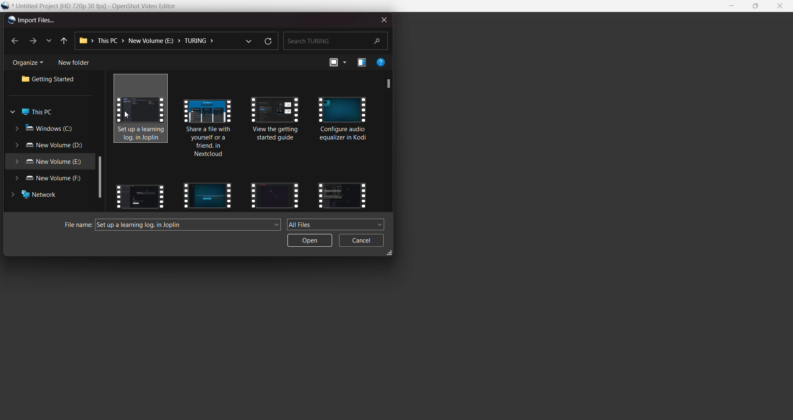  What do you see at coordinates (15, 42) in the screenshot?
I see `back` at bounding box center [15, 42].